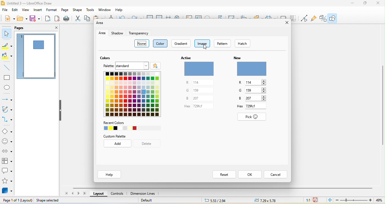  What do you see at coordinates (250, 174) in the screenshot?
I see `ok` at bounding box center [250, 174].